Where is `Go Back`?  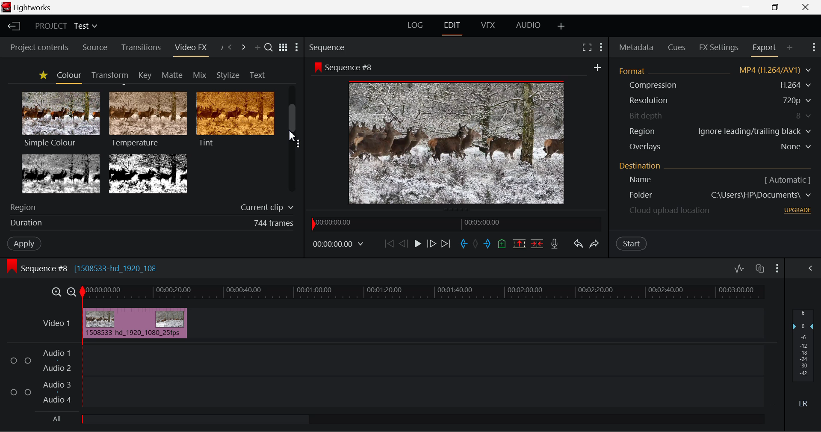
Go Back is located at coordinates (403, 244).